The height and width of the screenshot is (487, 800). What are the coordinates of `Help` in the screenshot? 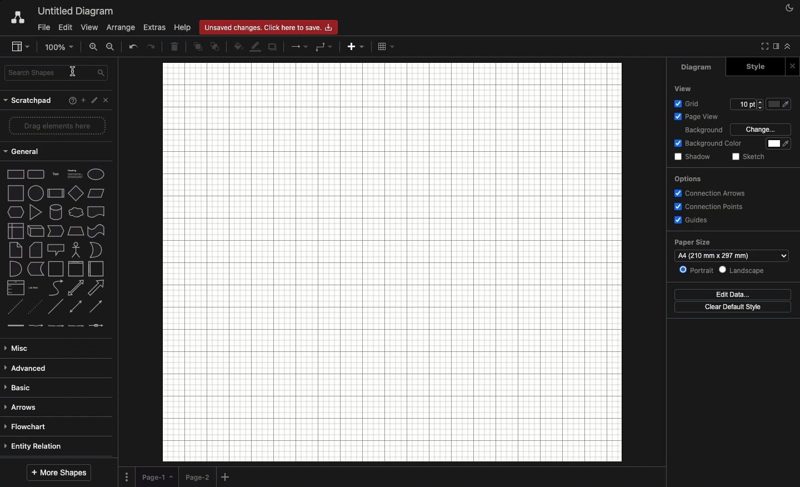 It's located at (182, 28).